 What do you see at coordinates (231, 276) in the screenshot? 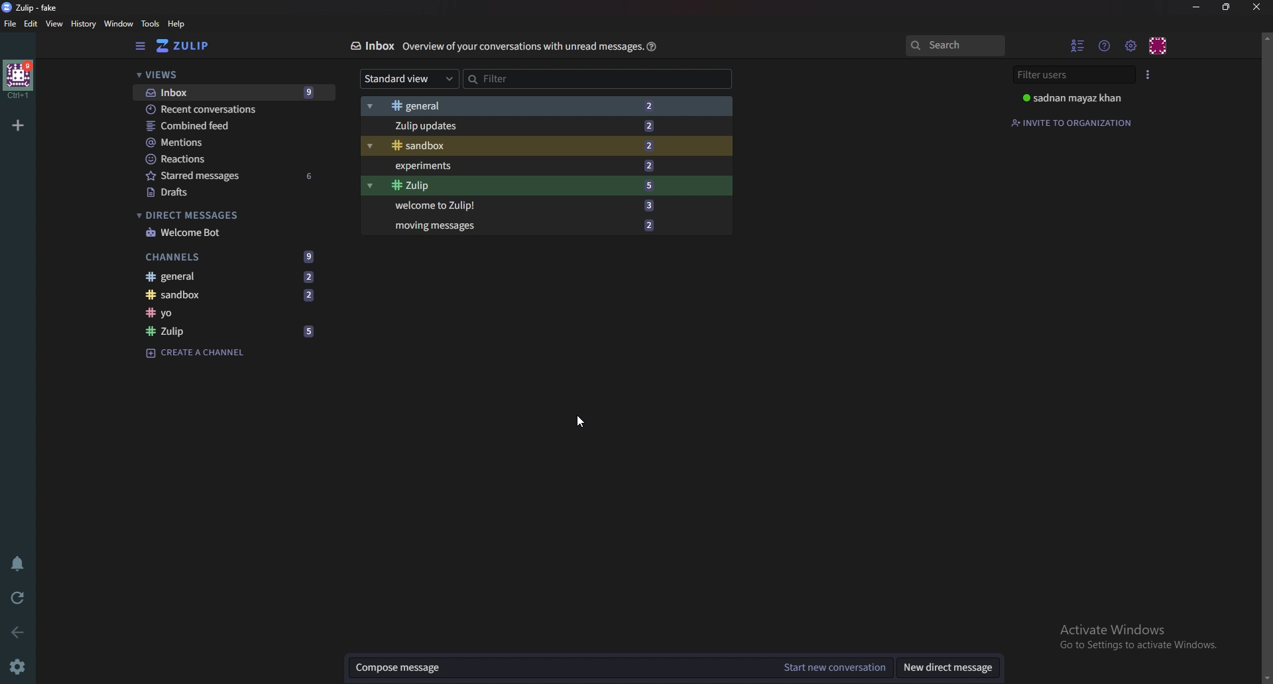
I see `General` at bounding box center [231, 276].